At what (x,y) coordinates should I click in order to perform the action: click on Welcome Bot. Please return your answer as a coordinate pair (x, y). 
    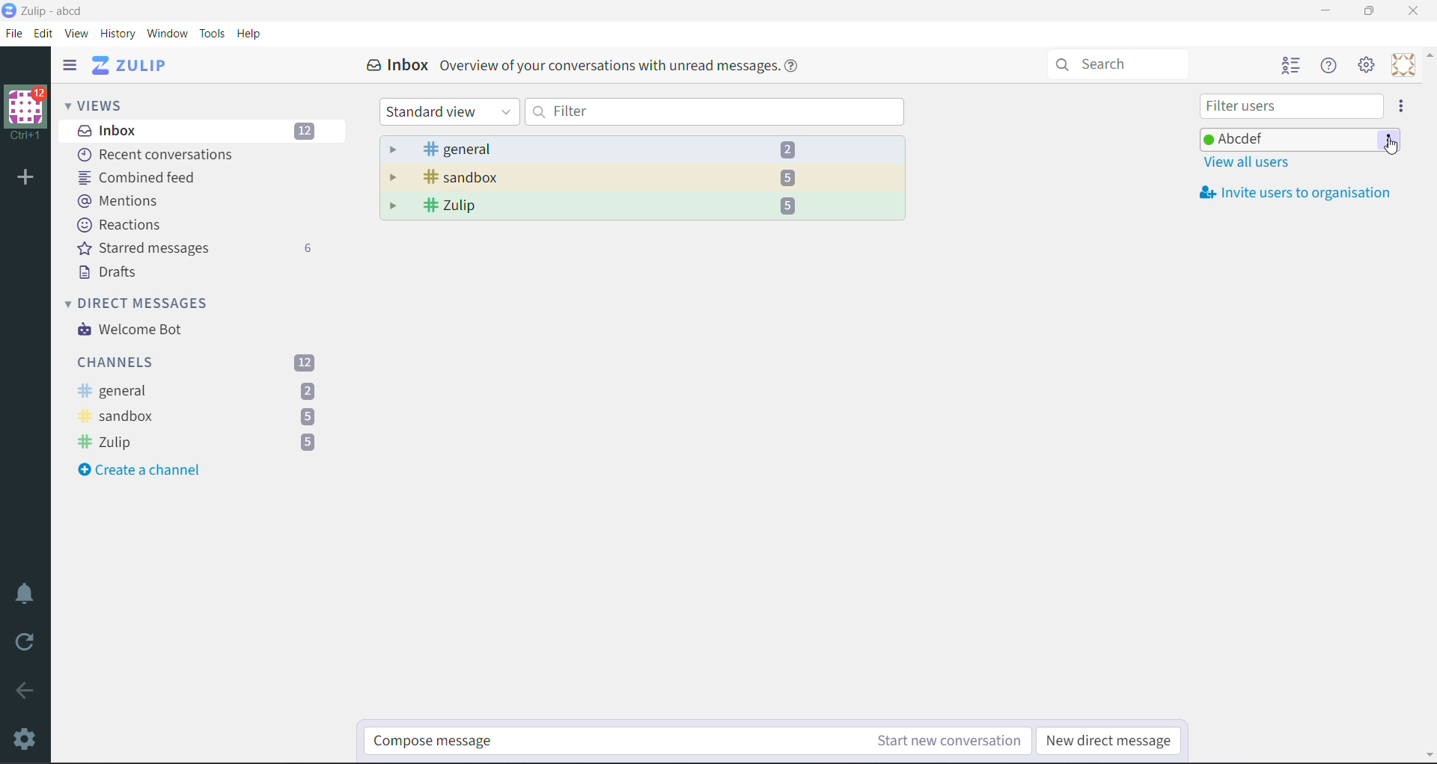
    Looking at the image, I should click on (129, 330).